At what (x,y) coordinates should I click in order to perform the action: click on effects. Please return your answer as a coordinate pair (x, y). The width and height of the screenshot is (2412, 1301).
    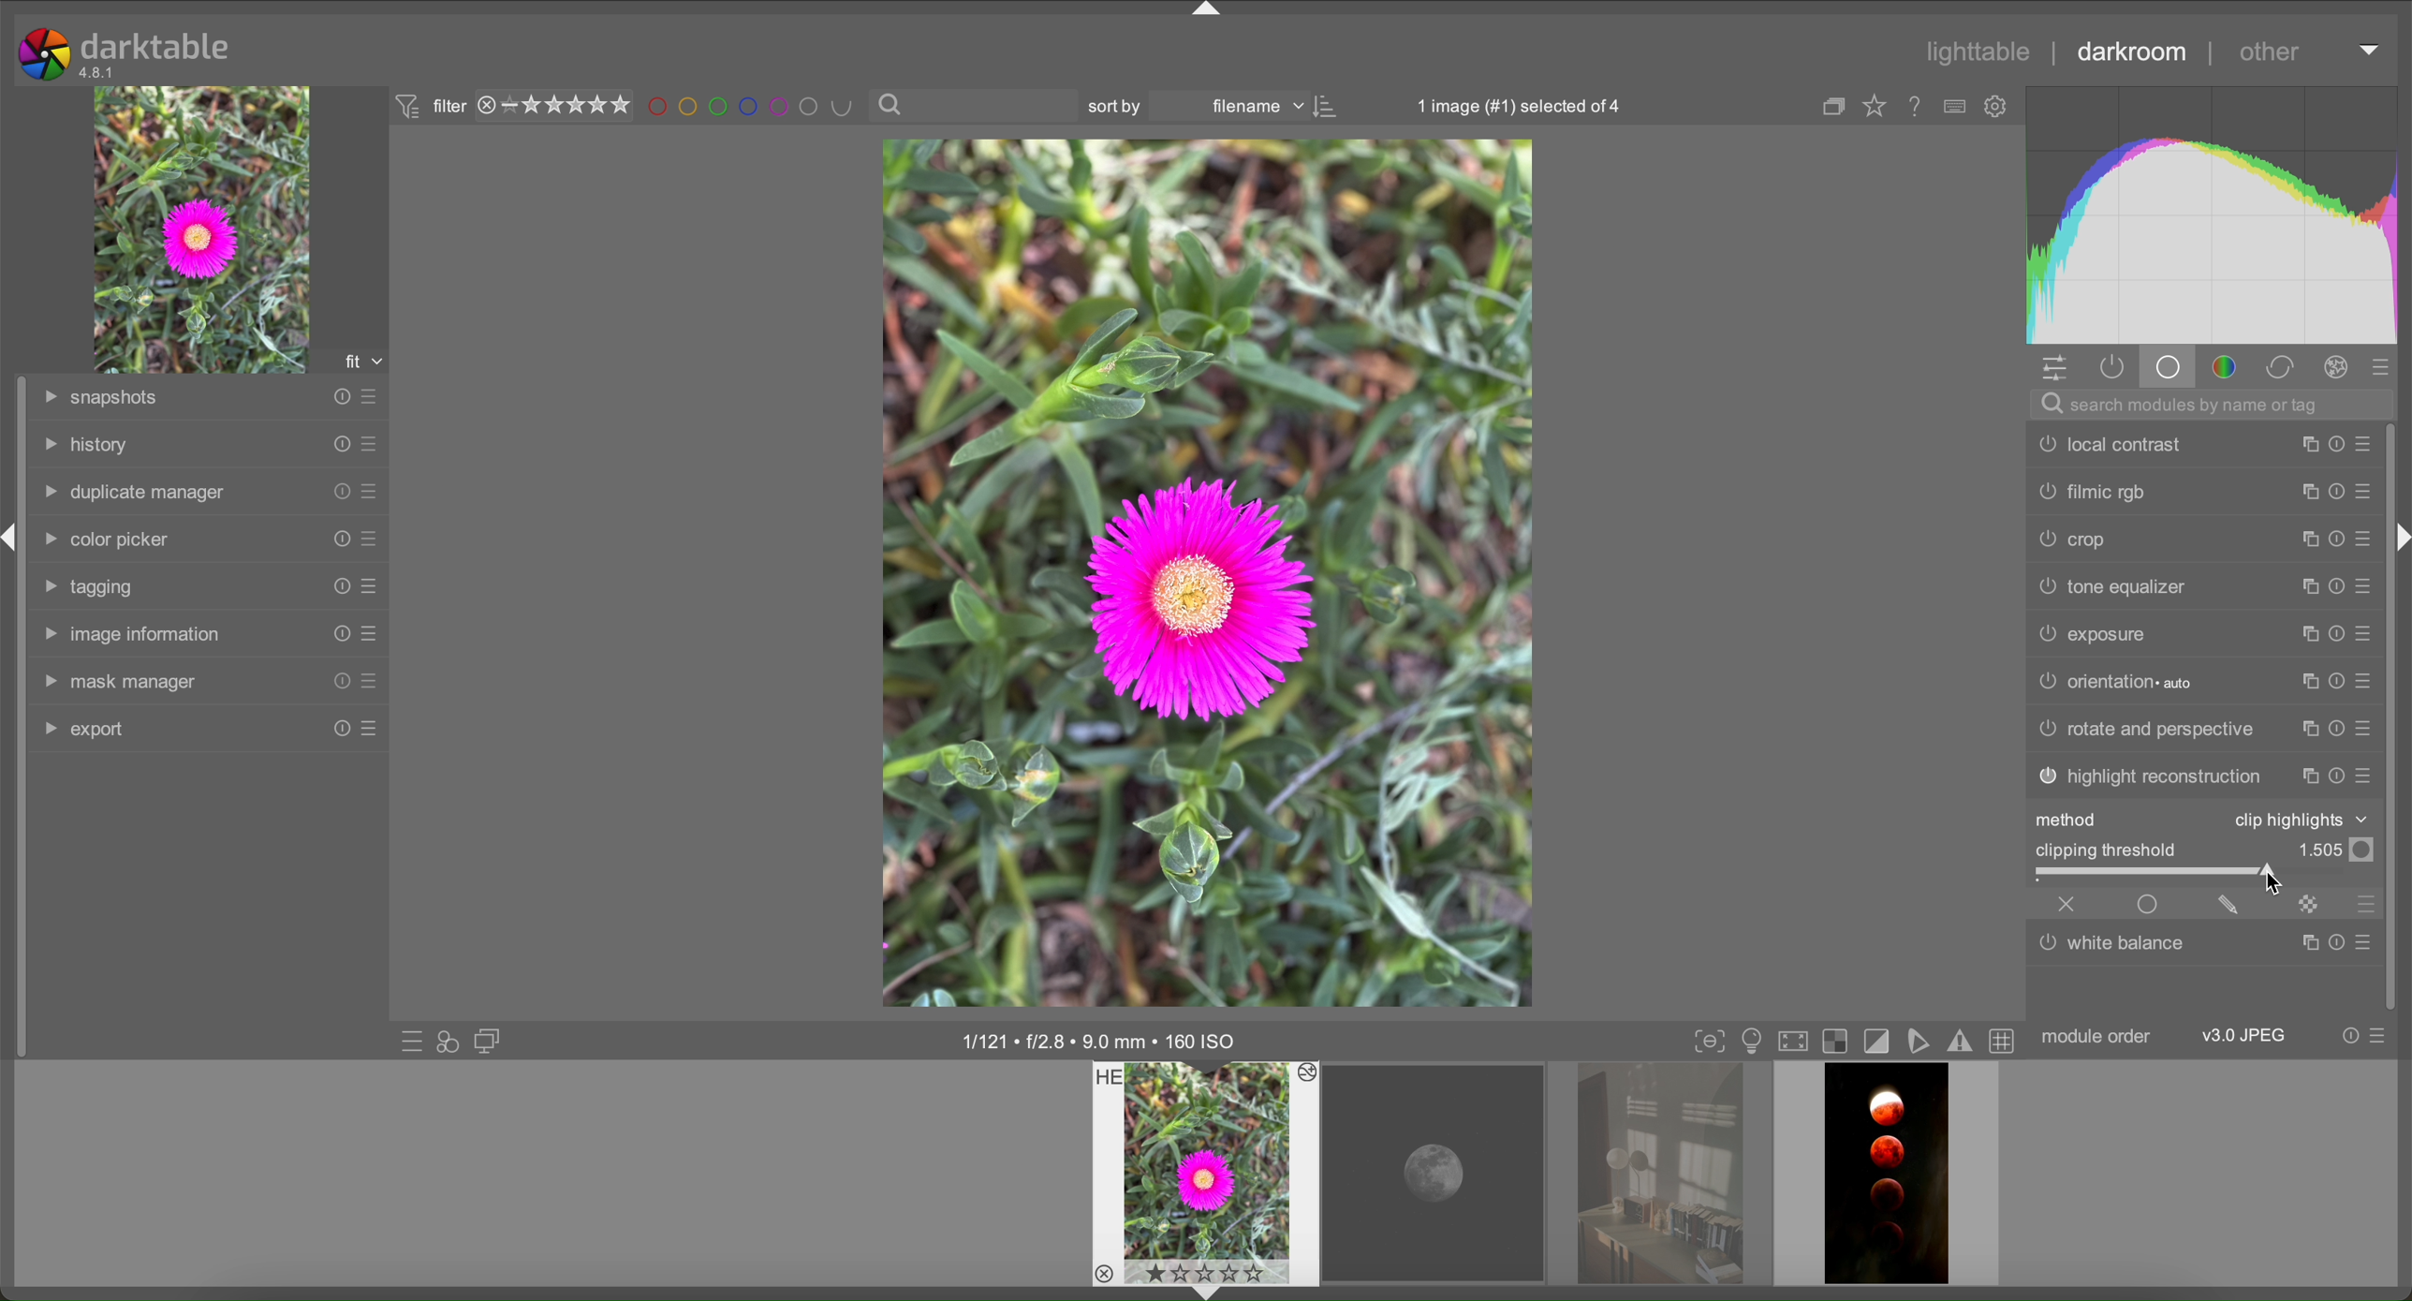
    Looking at the image, I should click on (2335, 365).